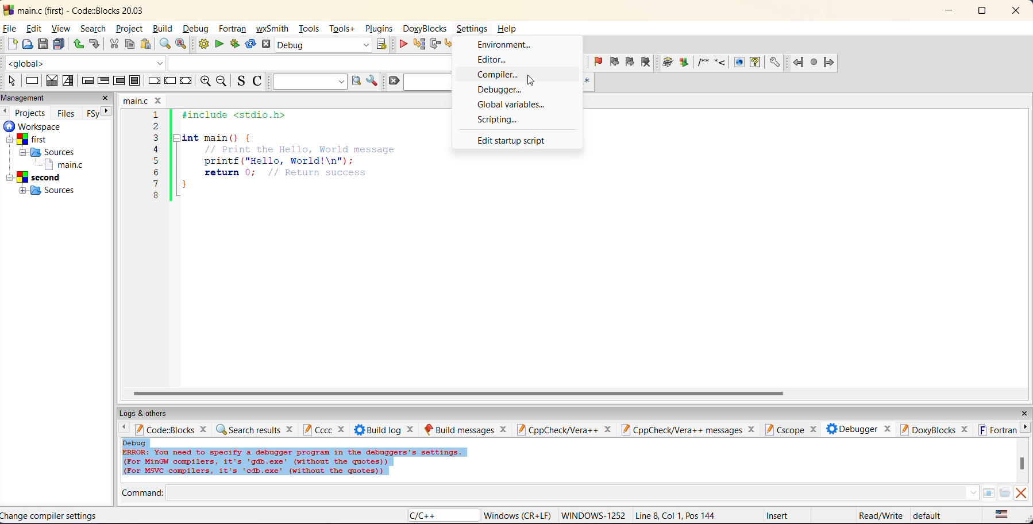  Describe the element at coordinates (1026, 427) in the screenshot. I see `next` at that location.